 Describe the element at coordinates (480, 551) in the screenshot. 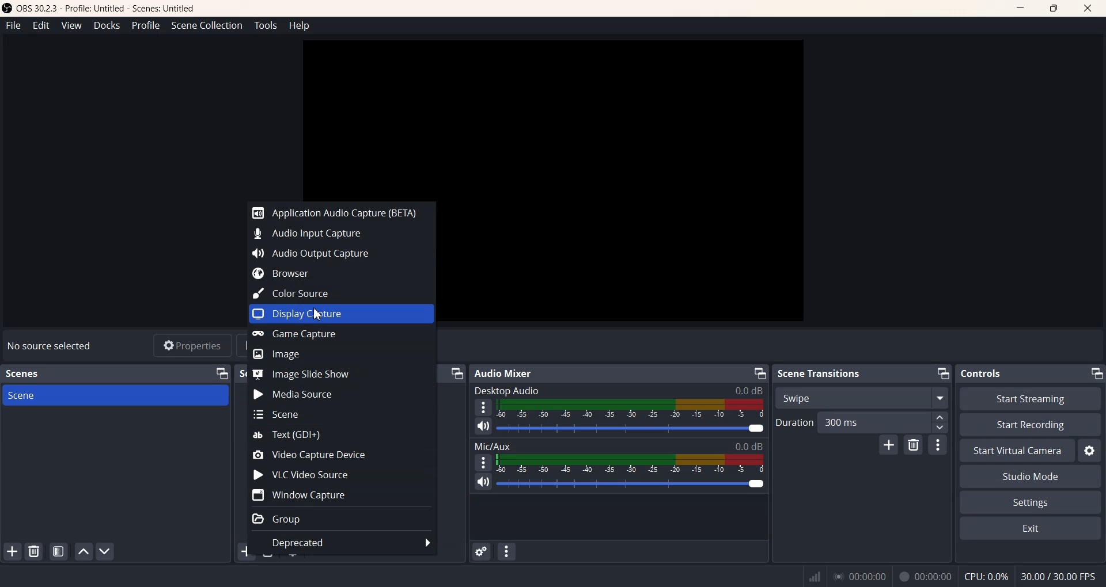

I see `Advance Audio Properties` at that location.